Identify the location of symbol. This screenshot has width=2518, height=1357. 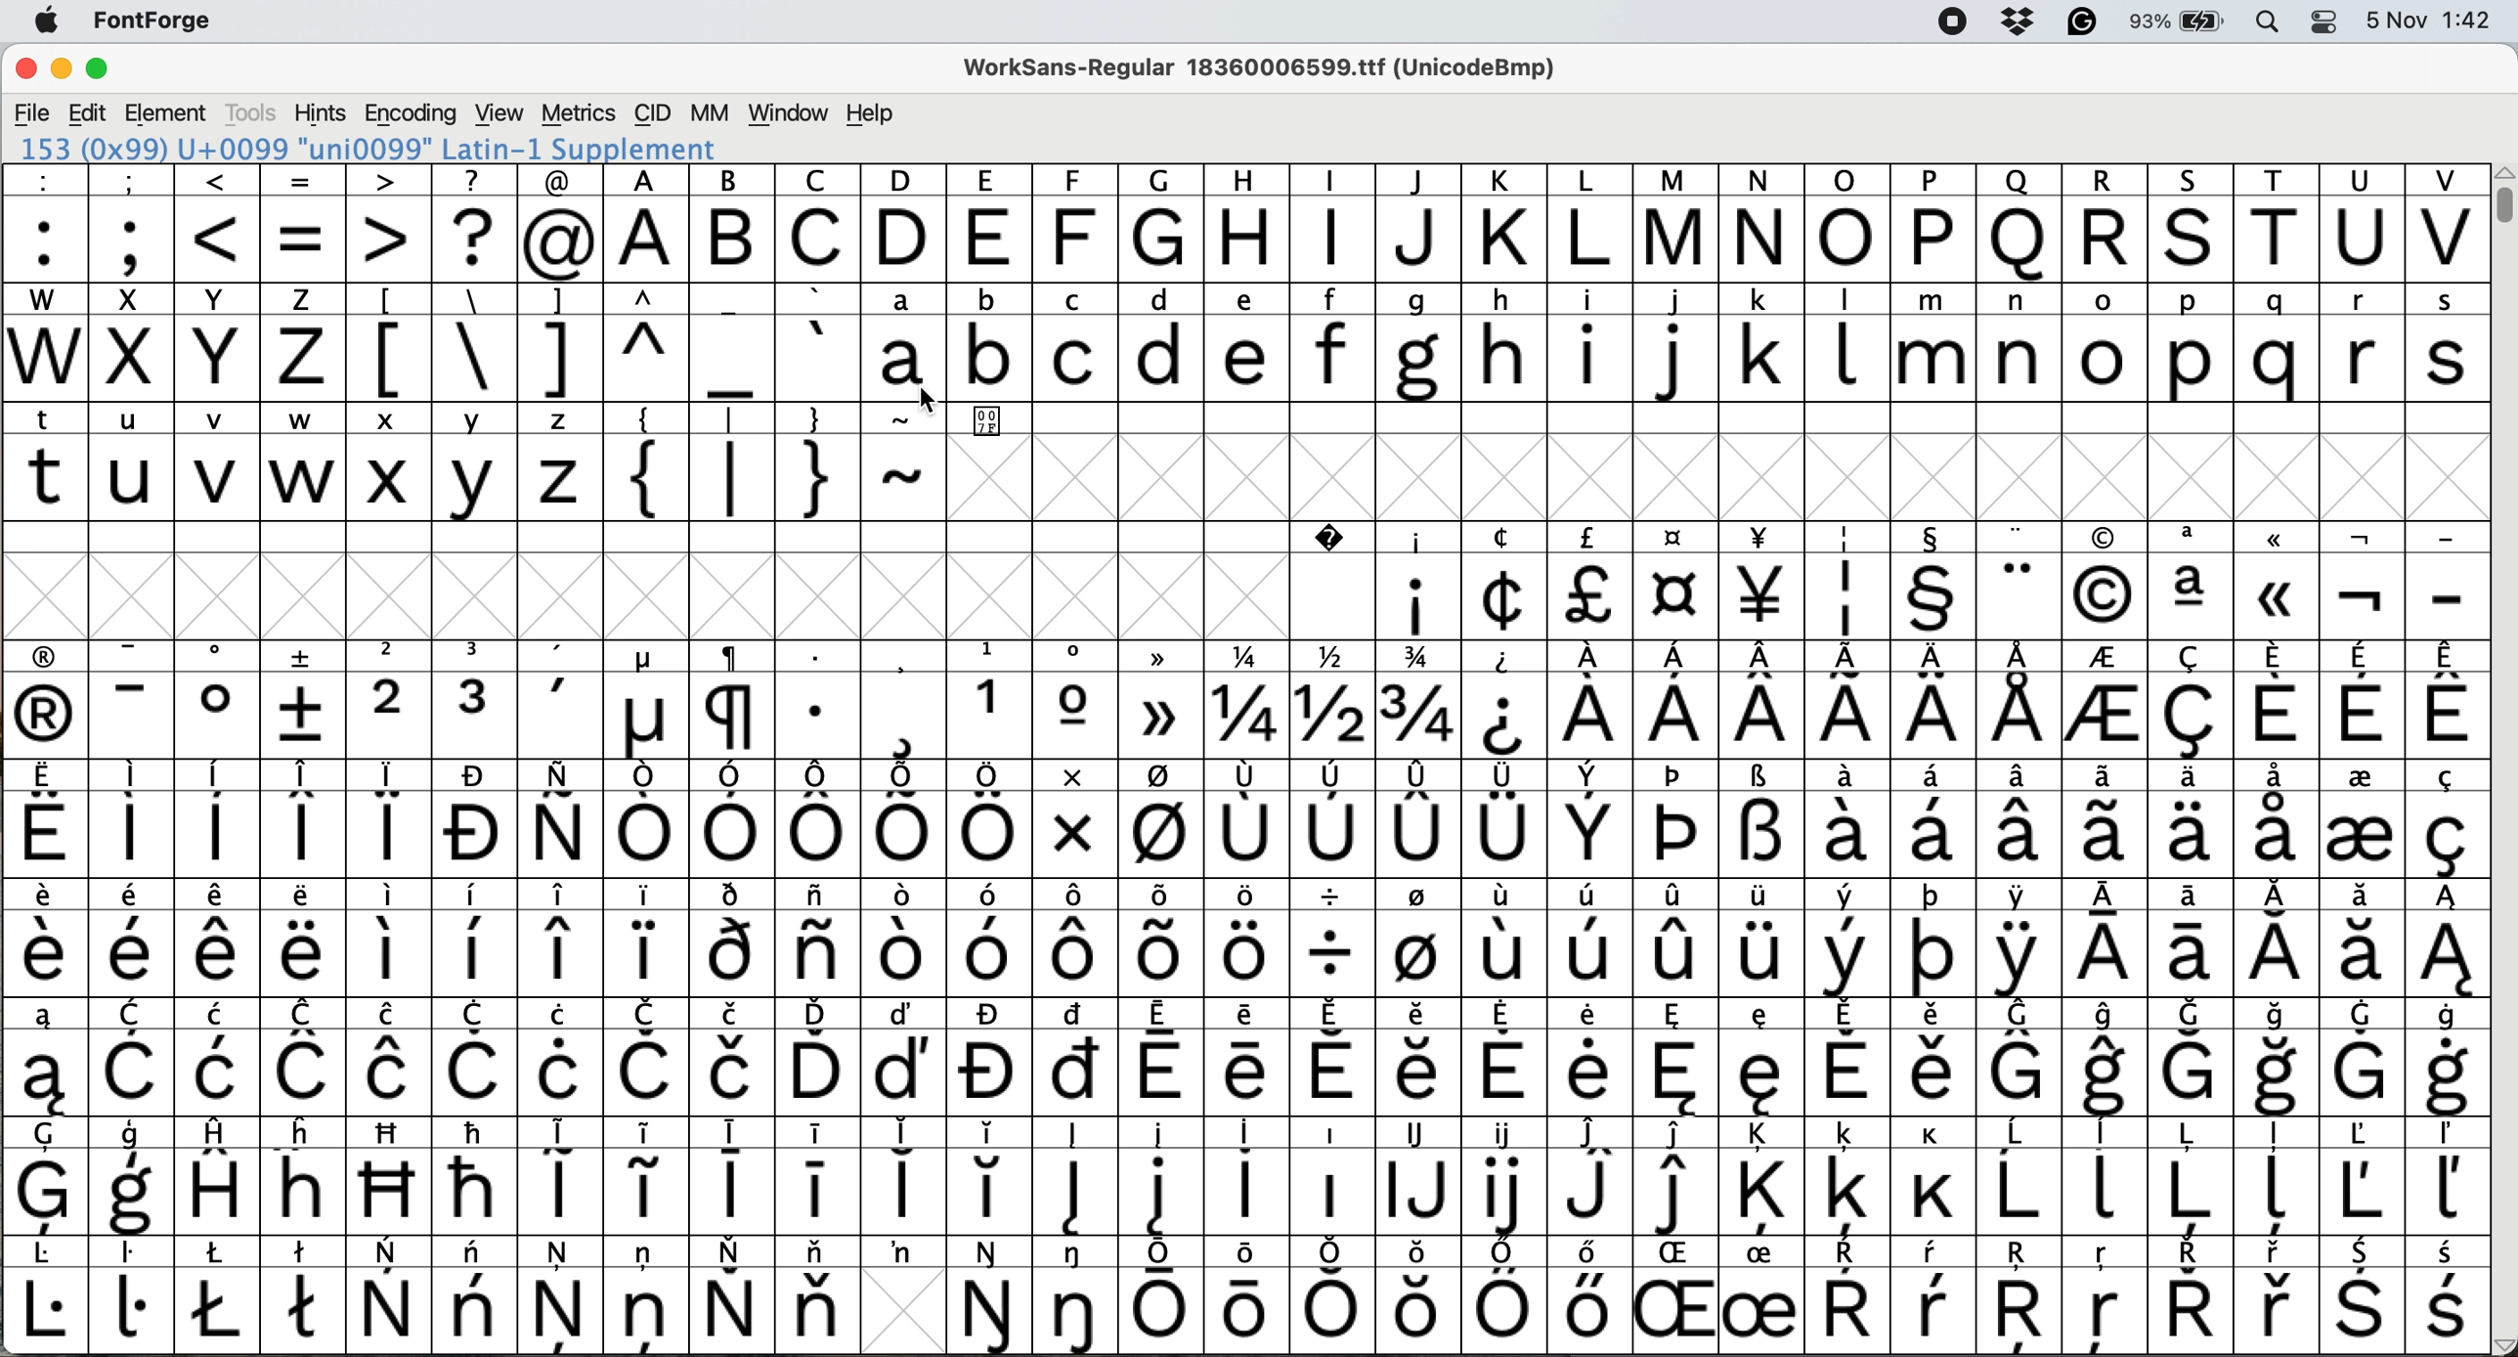
(2445, 1177).